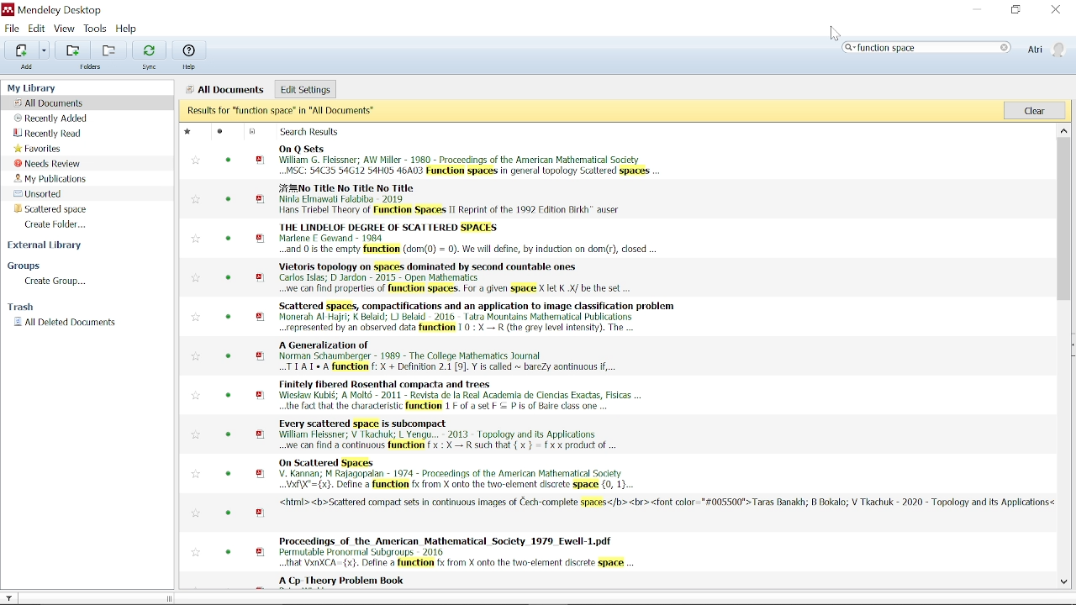 The image size is (1076, 605). Describe the element at coordinates (193, 130) in the screenshot. I see `Marked as favorite` at that location.